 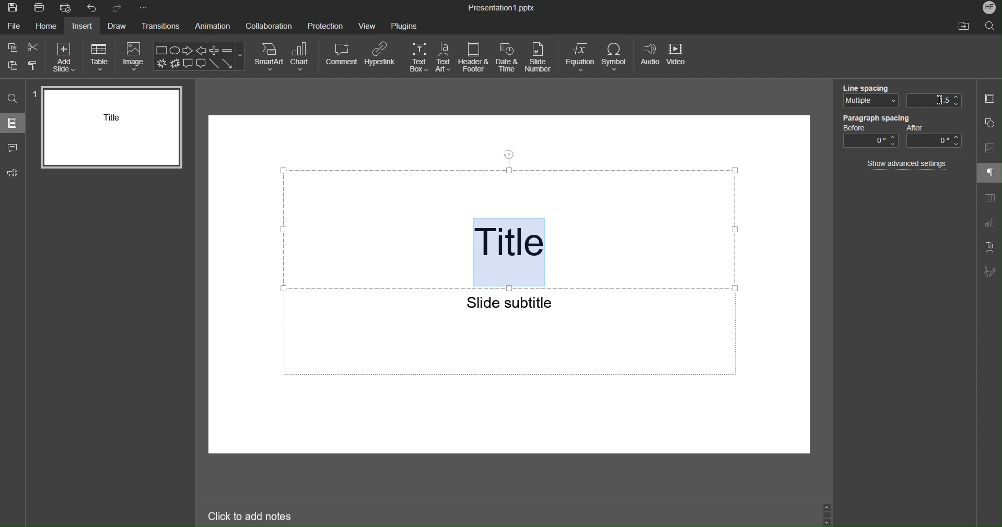 What do you see at coordinates (502, 8) in the screenshot?
I see `Presentation1.pptx` at bounding box center [502, 8].